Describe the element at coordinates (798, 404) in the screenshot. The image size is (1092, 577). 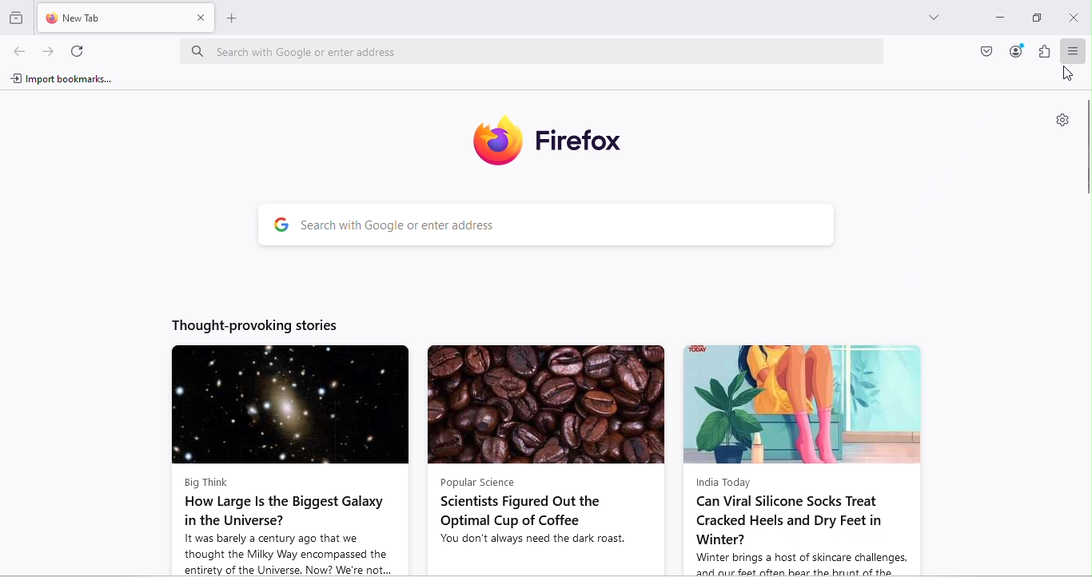
I see `Image` at that location.